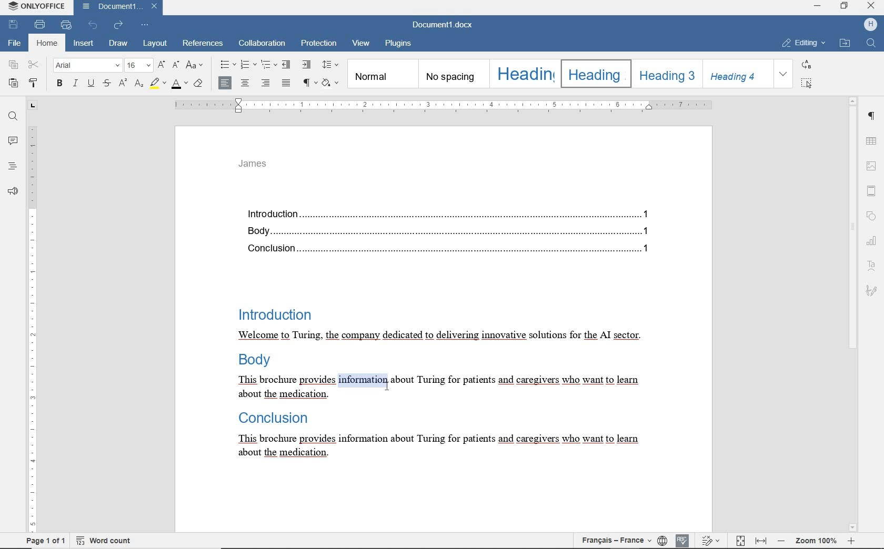 The height and width of the screenshot is (549, 884). What do you see at coordinates (662, 540) in the screenshot?
I see `SET DOCUMENT LANGUAGE` at bounding box center [662, 540].